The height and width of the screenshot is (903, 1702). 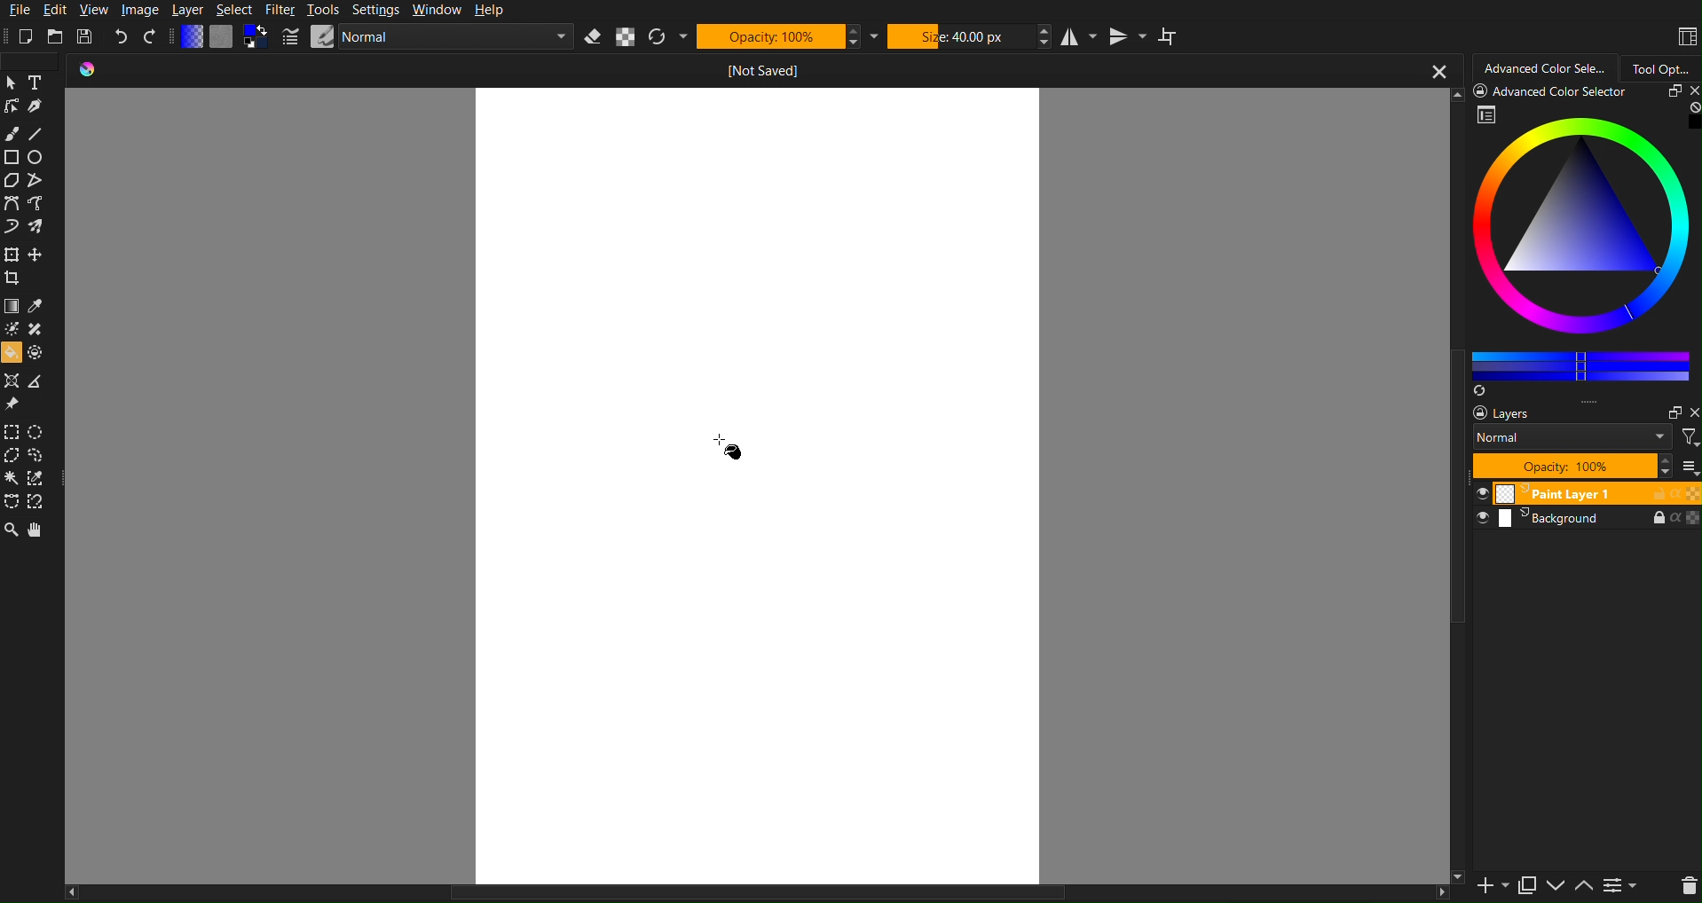 I want to click on Color Settings, so click(x=225, y=37).